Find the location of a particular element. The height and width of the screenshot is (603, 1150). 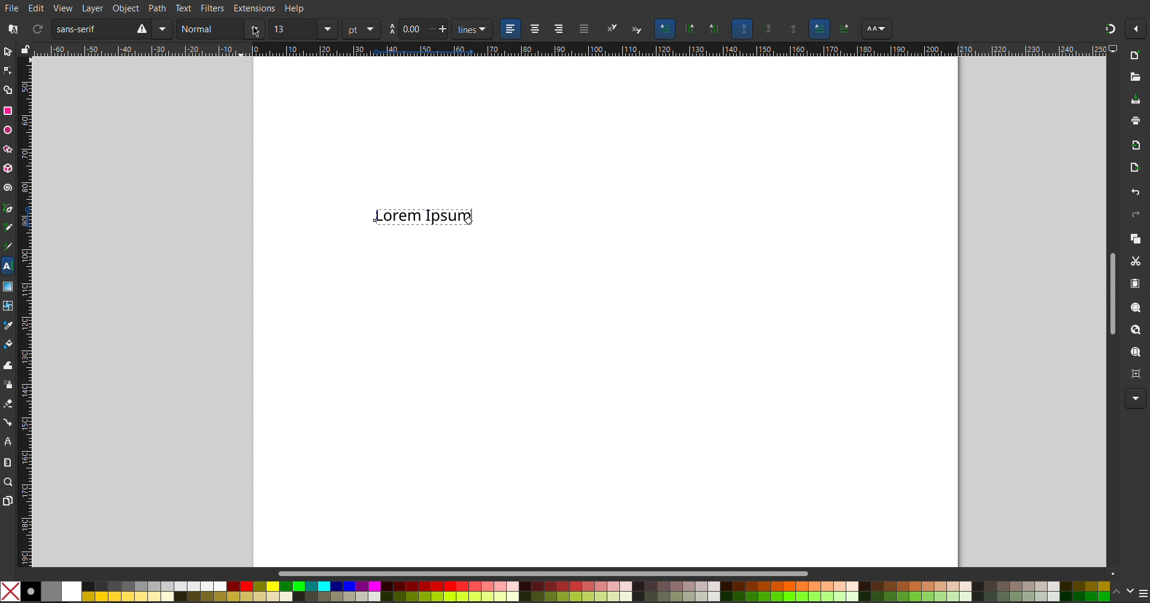

Zoom Tool is located at coordinates (10, 483).